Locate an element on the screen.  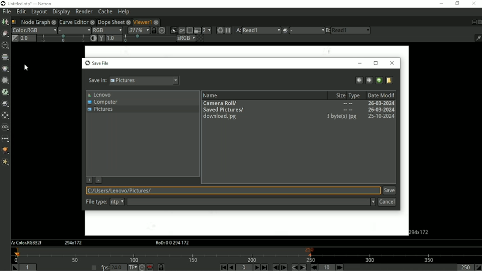
1.0 is located at coordinates (114, 38).